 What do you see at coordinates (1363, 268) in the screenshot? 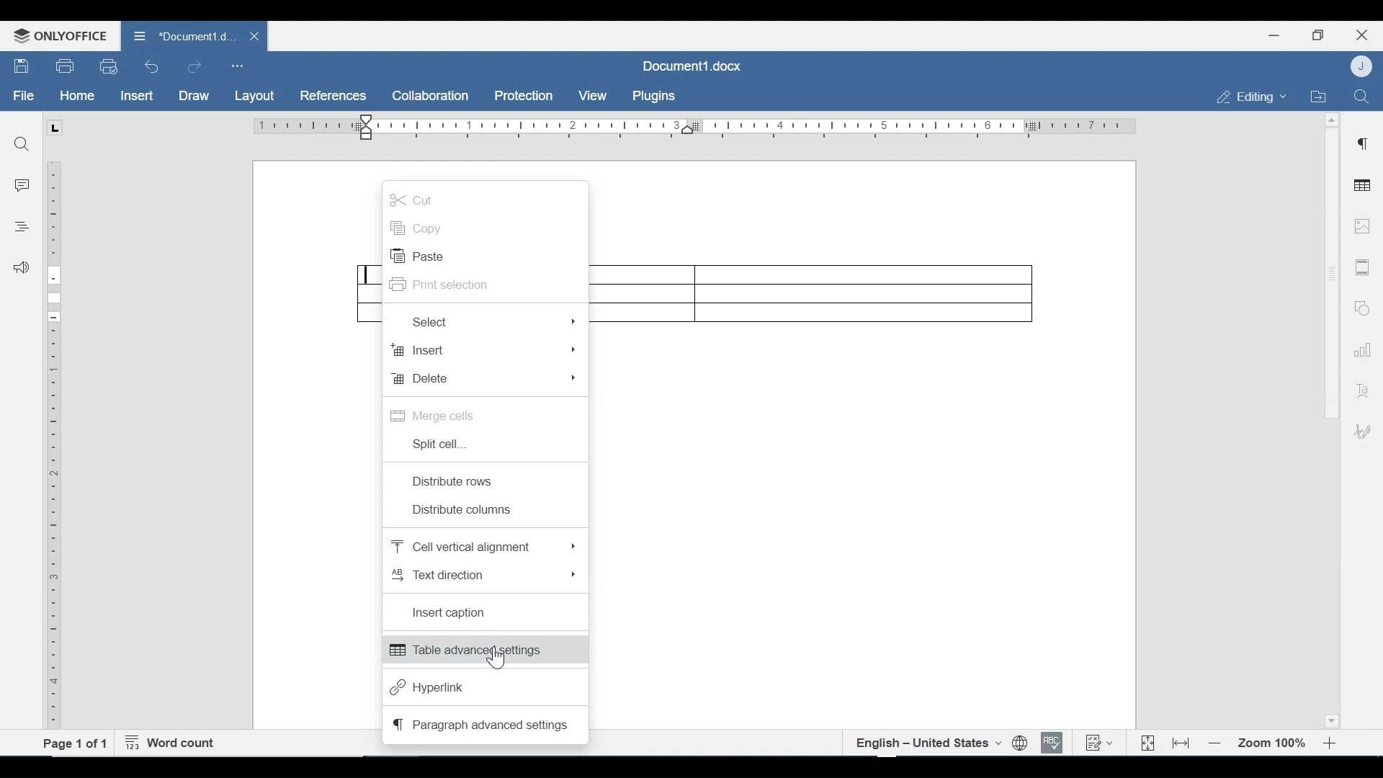
I see `Header and Footer` at bounding box center [1363, 268].